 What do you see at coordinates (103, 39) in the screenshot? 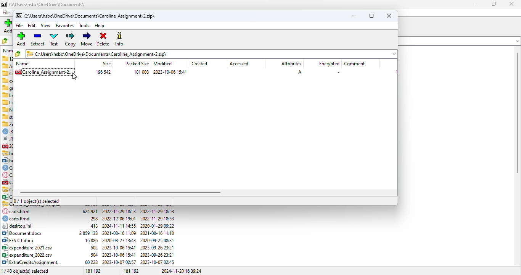
I see `delete` at bounding box center [103, 39].